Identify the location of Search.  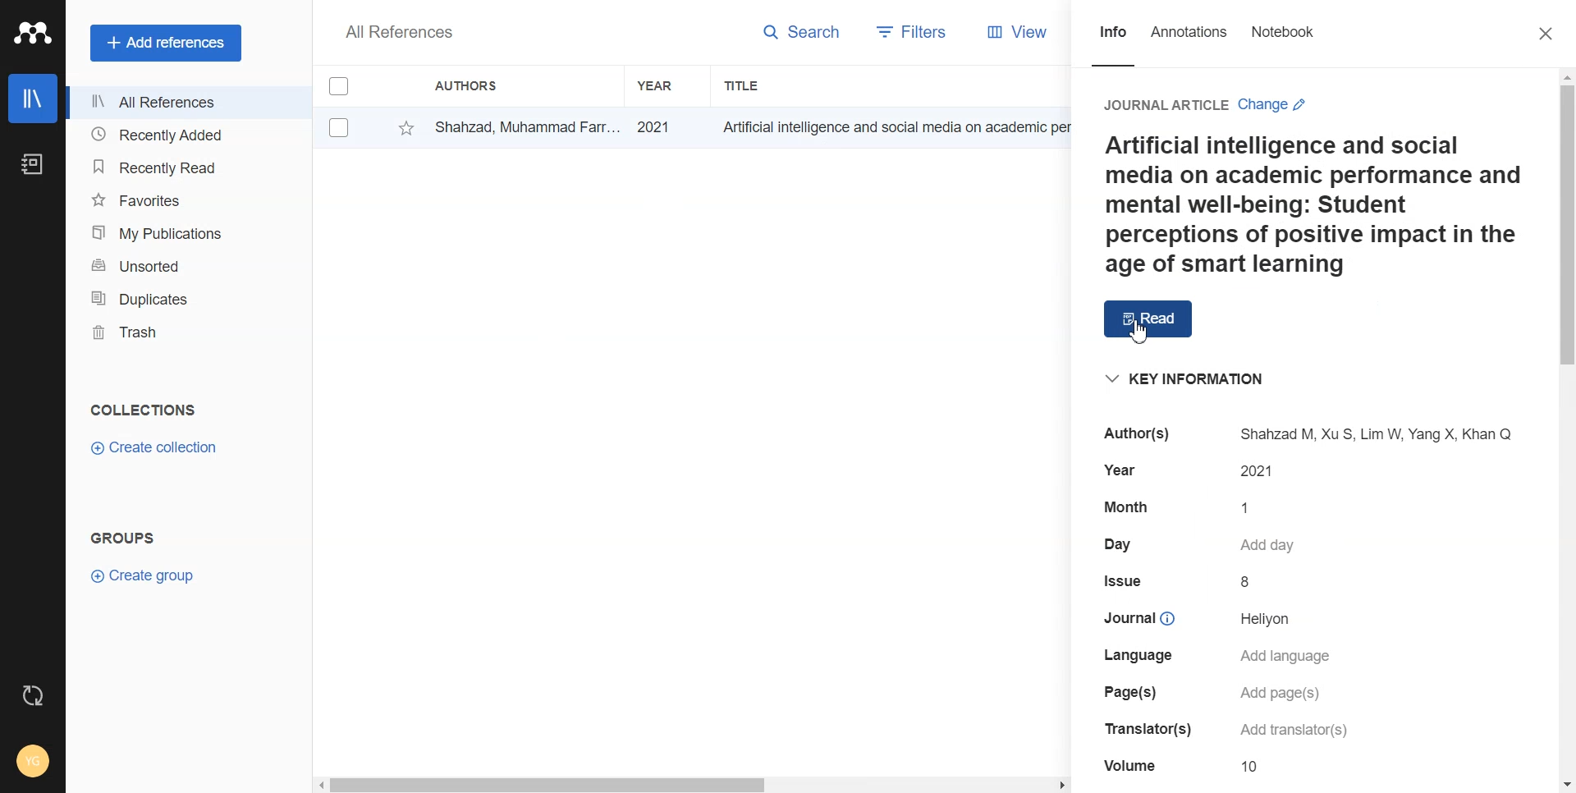
(809, 29).